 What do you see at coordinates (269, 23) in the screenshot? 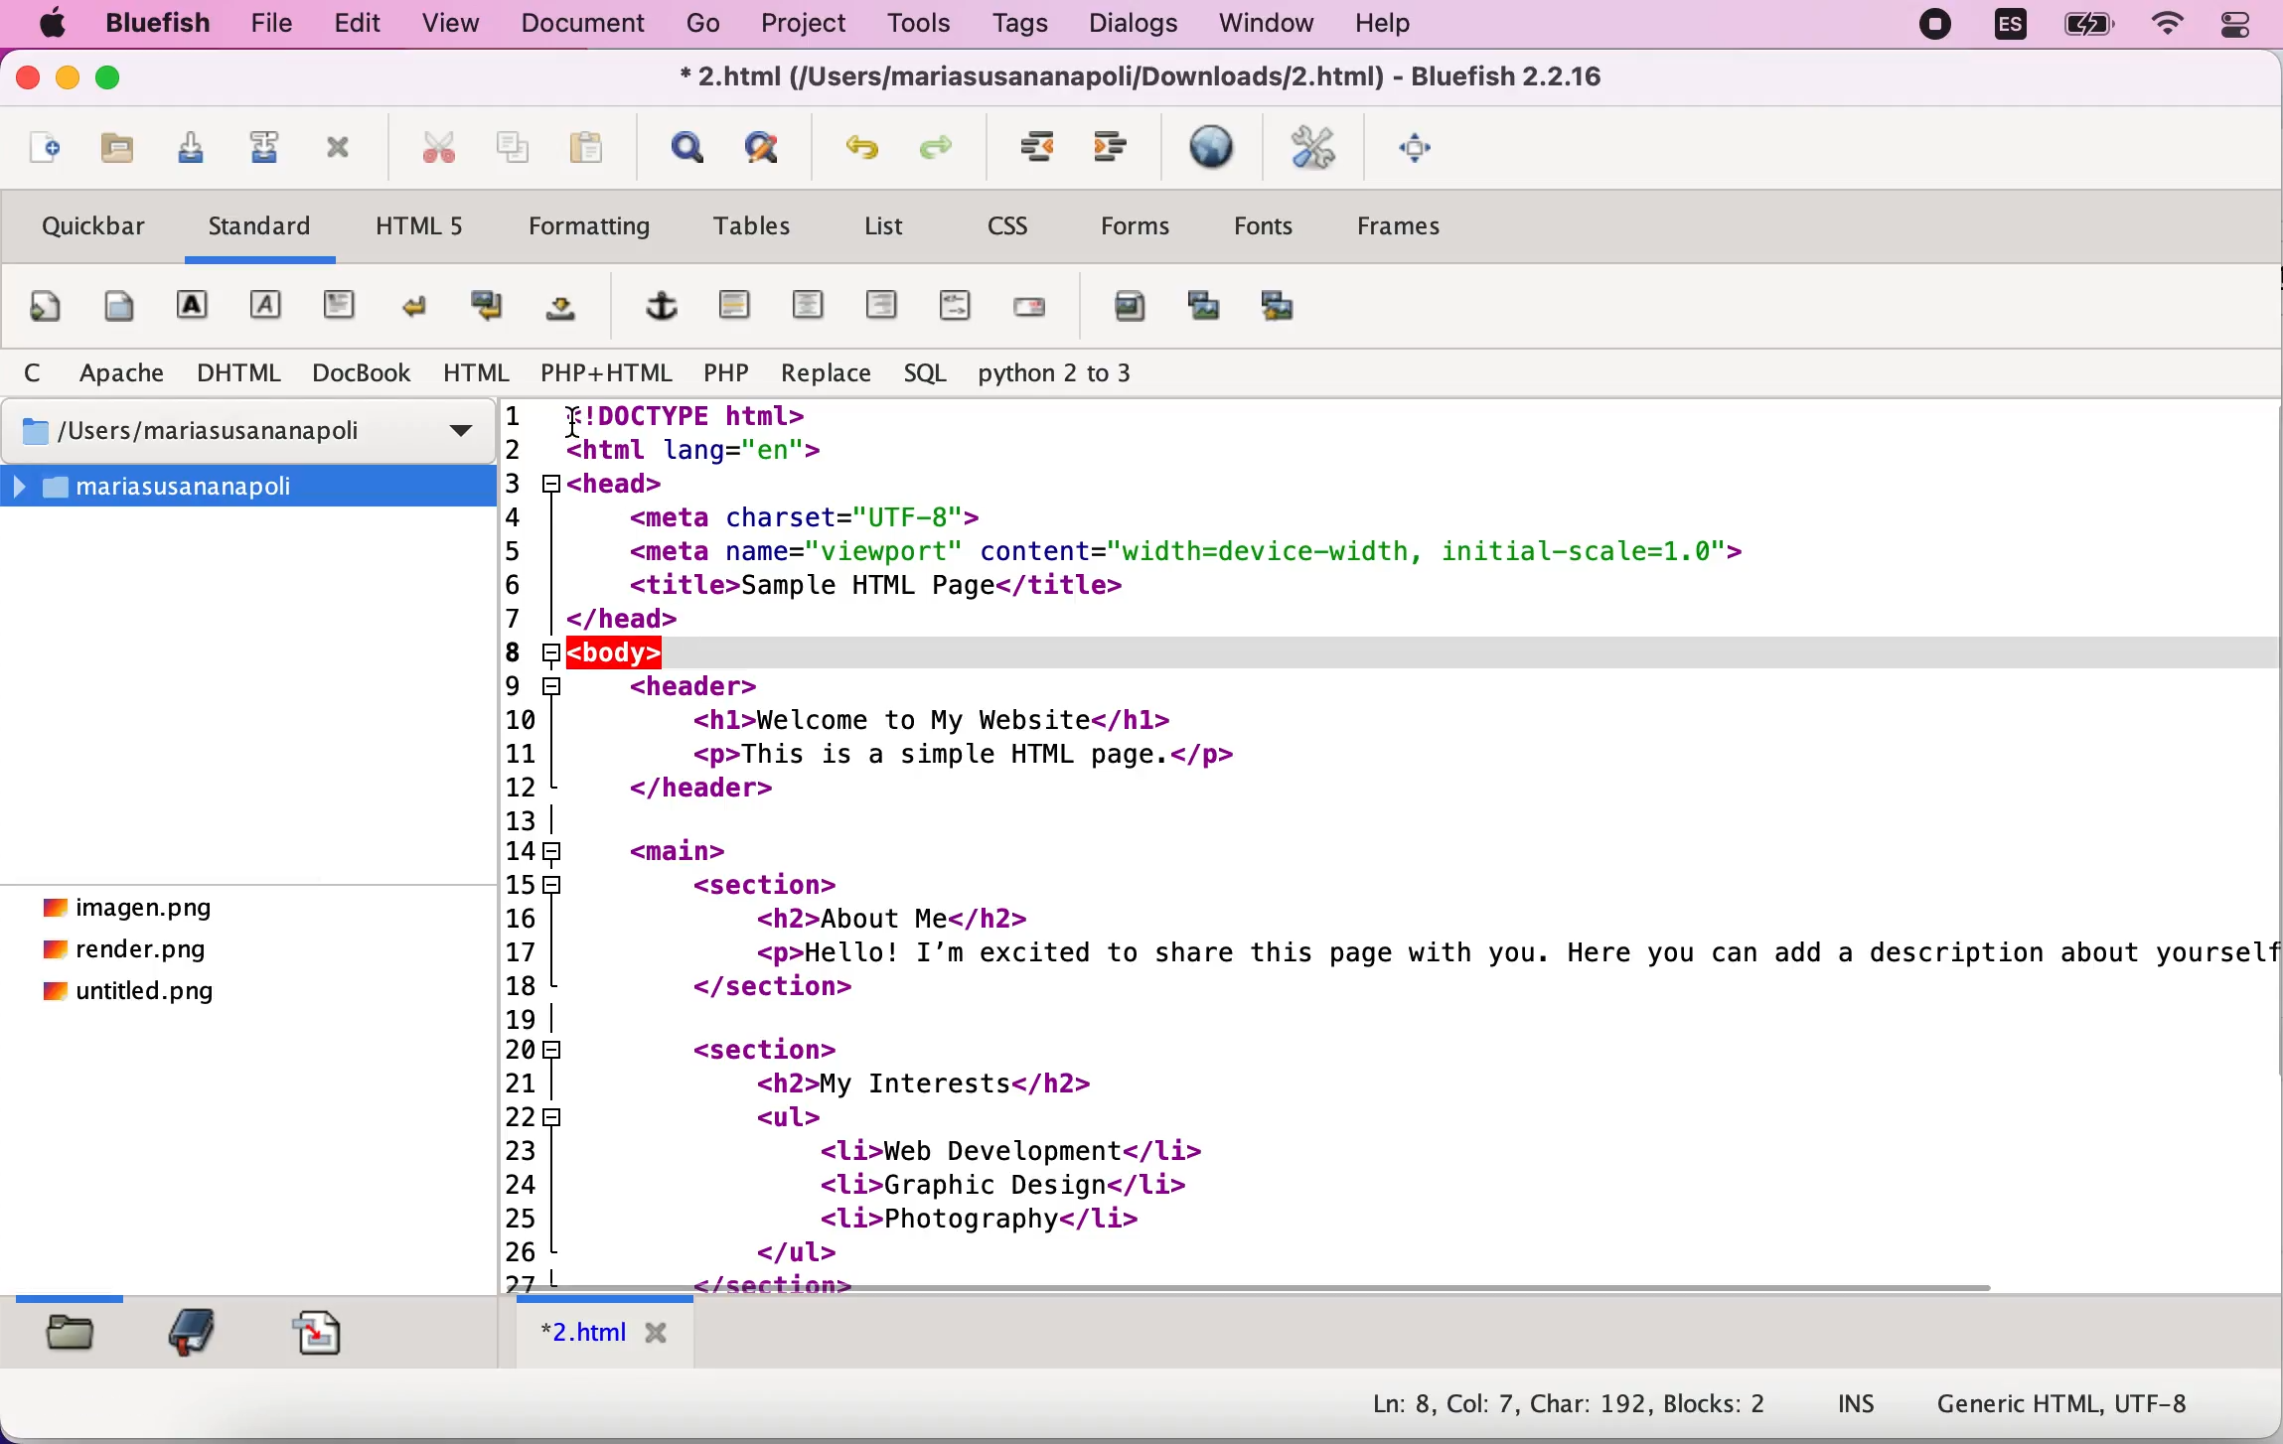
I see `file` at bounding box center [269, 23].